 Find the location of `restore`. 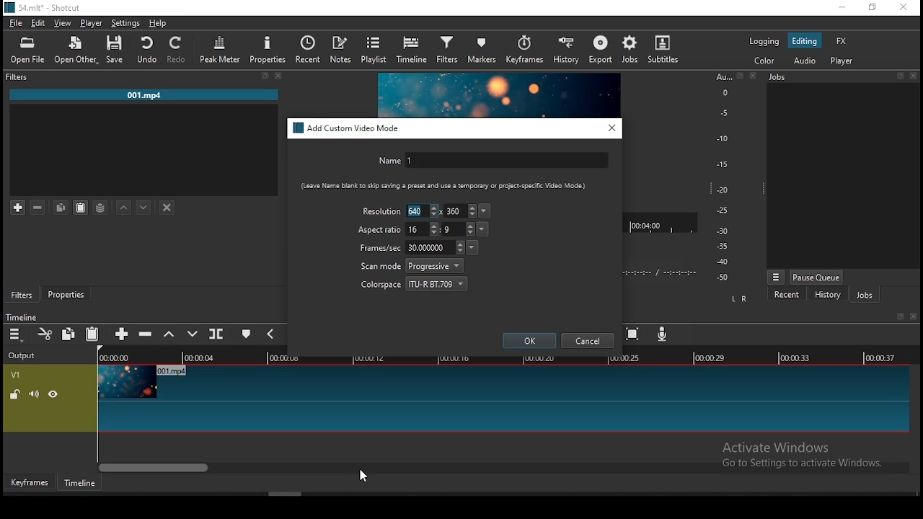

restore is located at coordinates (740, 76).